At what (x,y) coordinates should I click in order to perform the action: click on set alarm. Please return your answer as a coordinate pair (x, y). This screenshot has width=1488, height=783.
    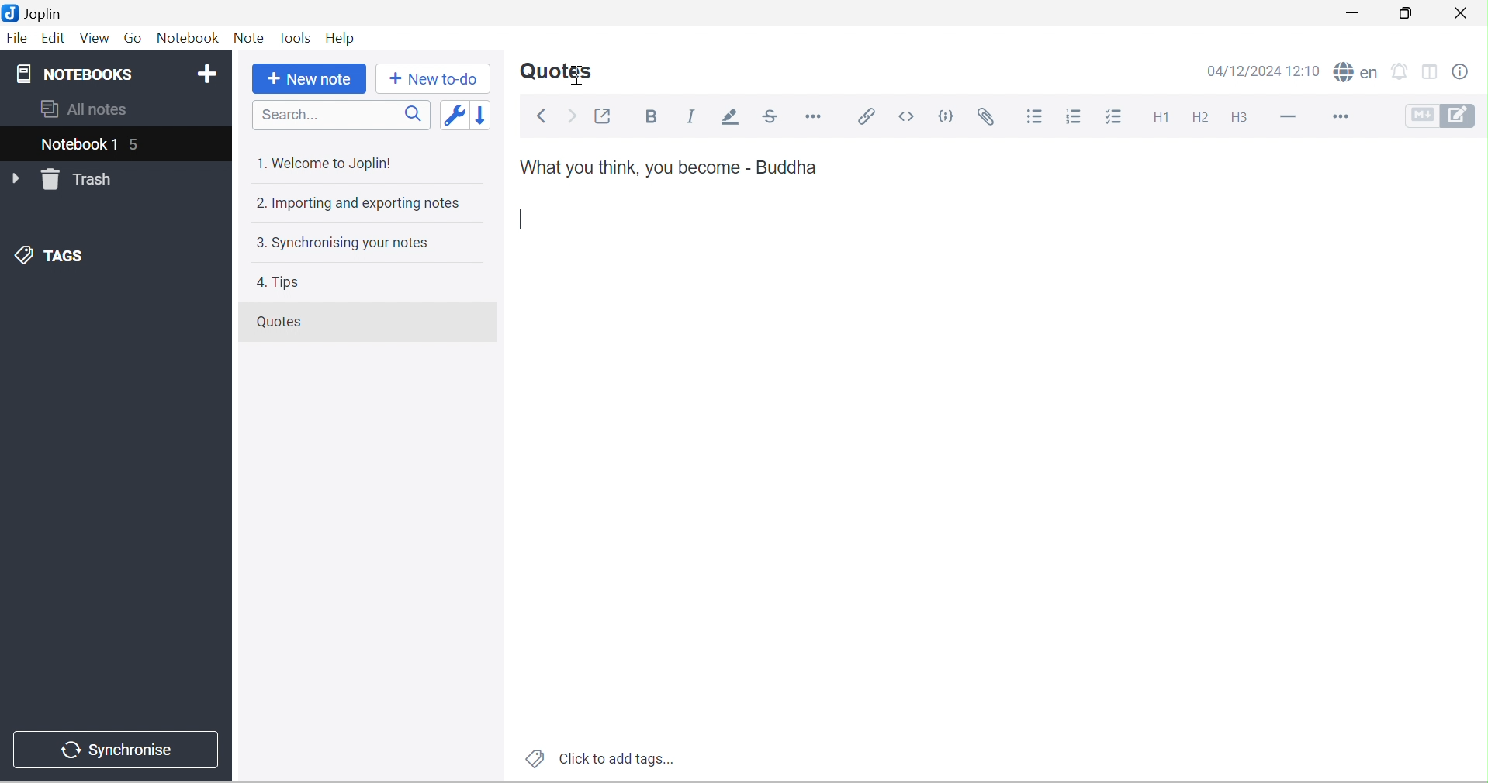
    Looking at the image, I should click on (1400, 70).